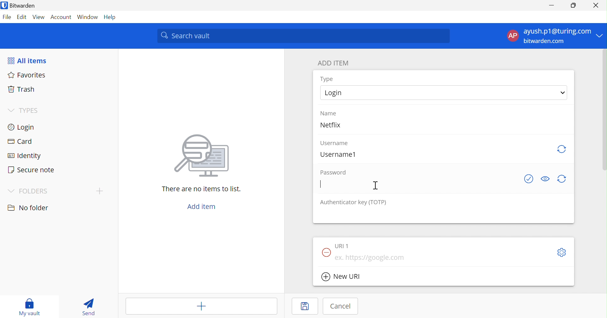 Image resolution: width=607 pixels, height=318 pixels. I want to click on URl 1, so click(342, 246).